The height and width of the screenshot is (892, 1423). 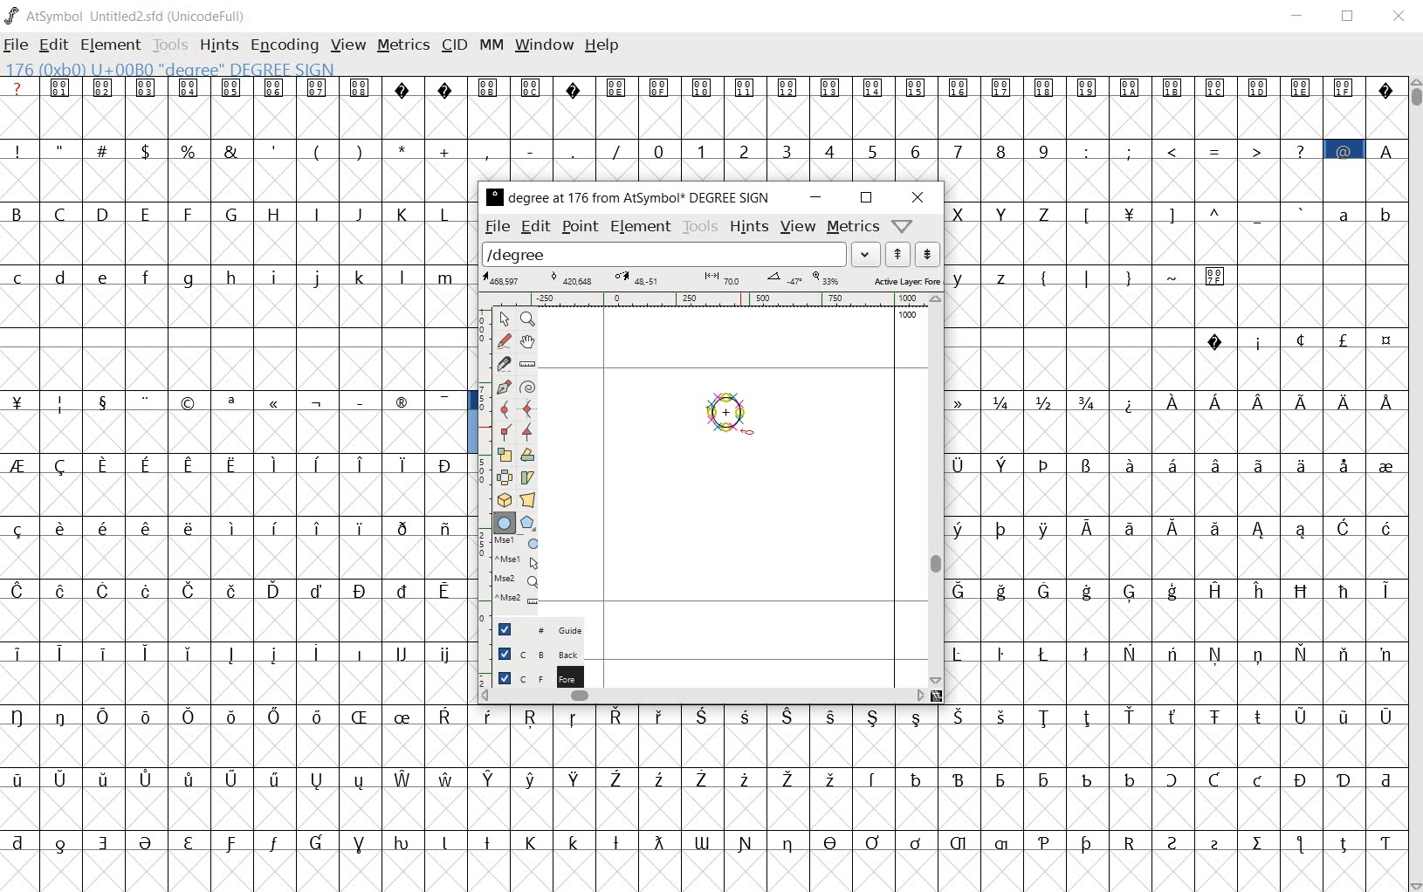 What do you see at coordinates (52, 46) in the screenshot?
I see `edit` at bounding box center [52, 46].